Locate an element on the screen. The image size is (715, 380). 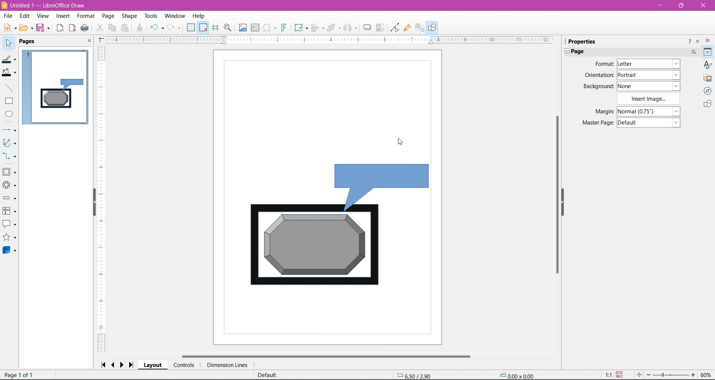
Layout is located at coordinates (153, 365).